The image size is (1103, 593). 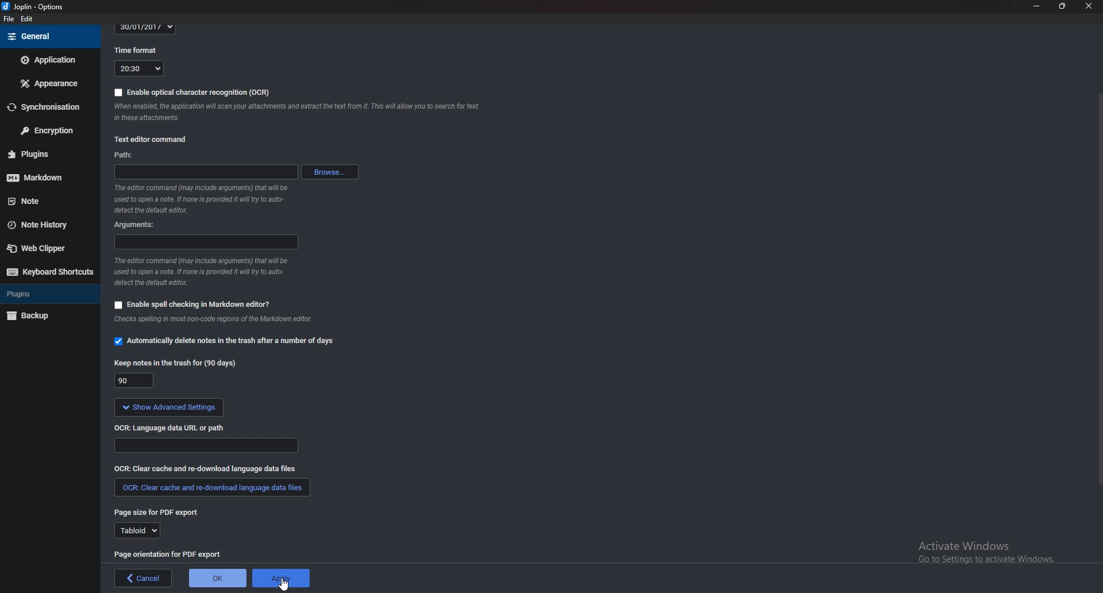 What do you see at coordinates (192, 305) in the screenshot?
I see `Enable spell checking` at bounding box center [192, 305].